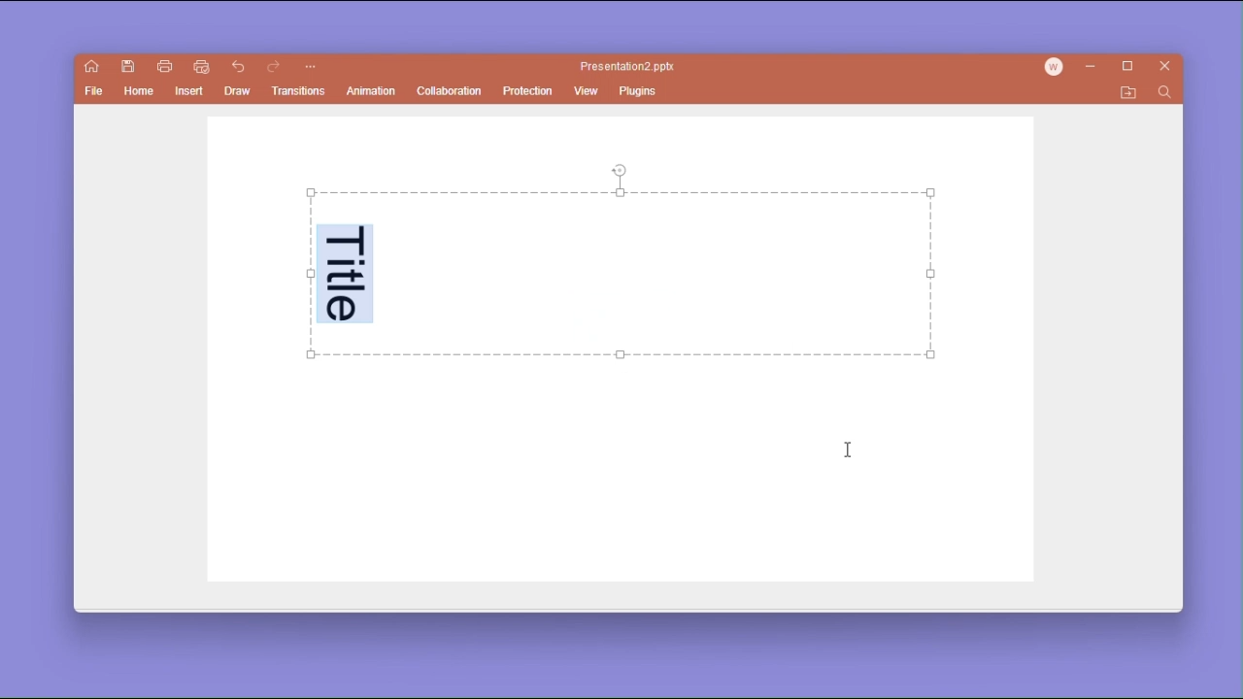 The height and width of the screenshot is (699, 1243). Describe the element at coordinates (164, 65) in the screenshot. I see `print file` at that location.